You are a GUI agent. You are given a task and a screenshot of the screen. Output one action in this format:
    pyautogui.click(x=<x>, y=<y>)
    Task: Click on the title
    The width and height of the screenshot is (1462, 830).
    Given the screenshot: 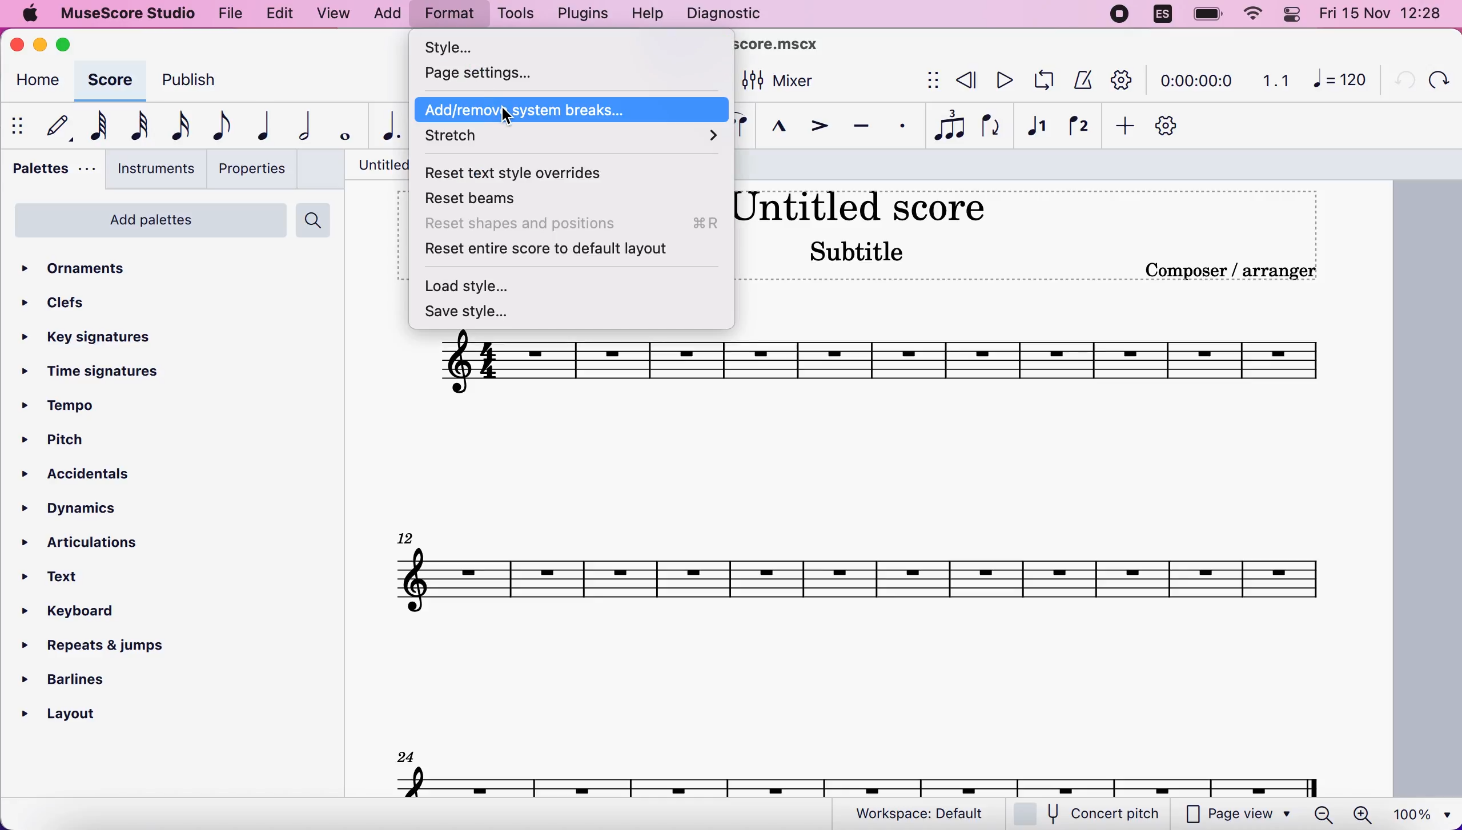 What is the action you would take?
    pyautogui.click(x=859, y=204)
    